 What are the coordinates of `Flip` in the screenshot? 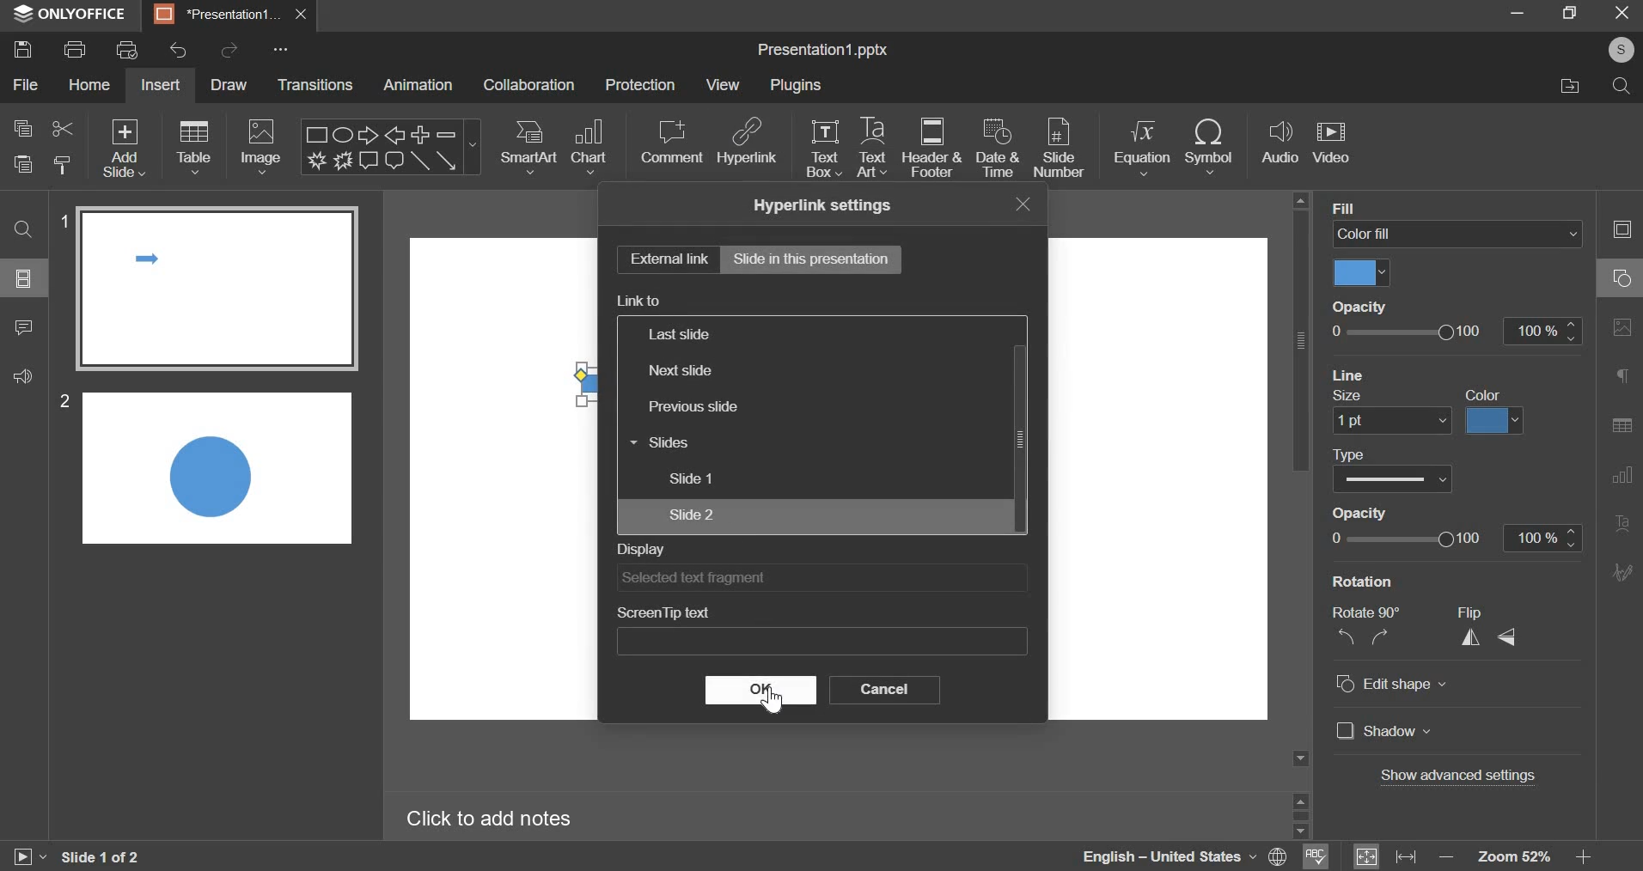 It's located at (1475, 612).